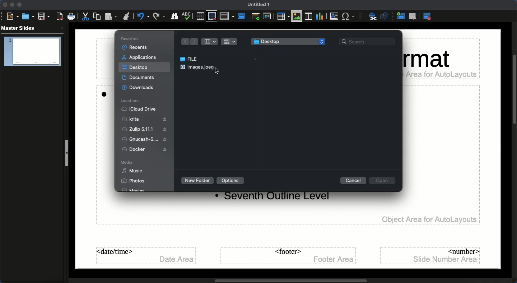  What do you see at coordinates (386, 16) in the screenshot?
I see `Shapres` at bounding box center [386, 16].